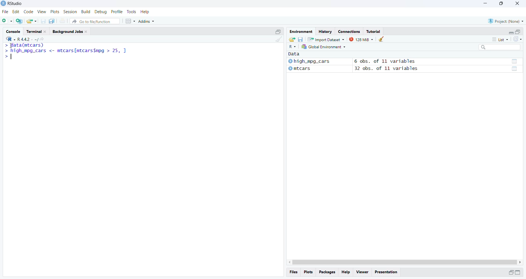 This screenshot has width=526, height=279. What do you see at coordinates (67, 51) in the screenshot?
I see `high_mpg_cars <- mtcars|mtcarsSmpg > 25 ]` at bounding box center [67, 51].